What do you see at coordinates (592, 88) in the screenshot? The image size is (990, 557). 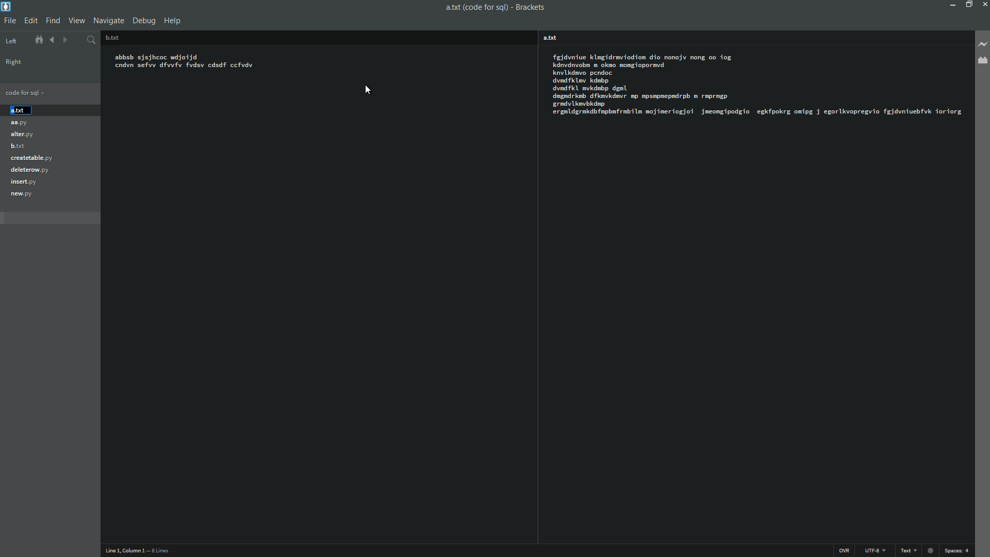 I see `dvmdfkl mvkdmbp dgml` at bounding box center [592, 88].